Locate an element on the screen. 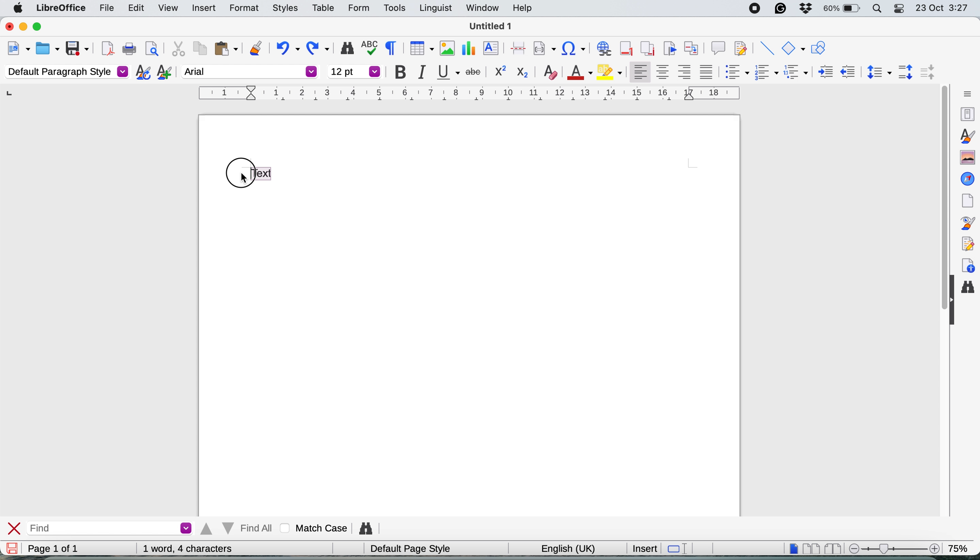  new is located at coordinates (18, 49).